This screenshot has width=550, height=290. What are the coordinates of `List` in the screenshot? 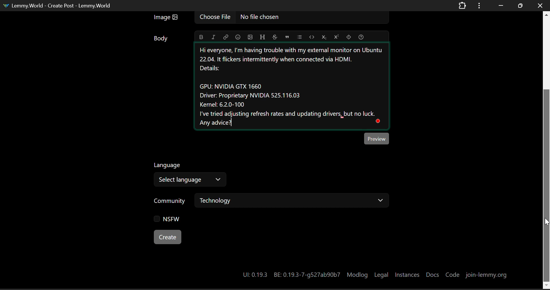 It's located at (299, 36).